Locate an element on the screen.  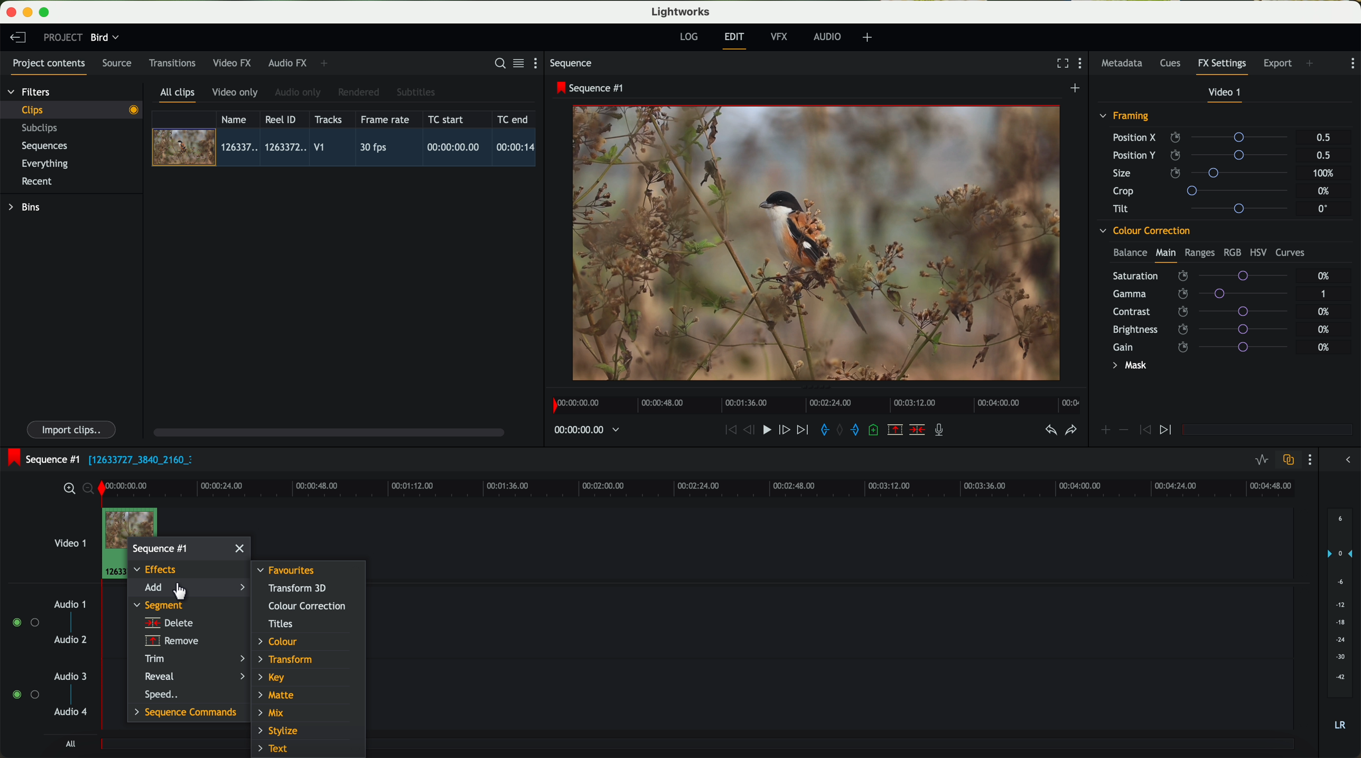
fx settings is located at coordinates (1222, 67).